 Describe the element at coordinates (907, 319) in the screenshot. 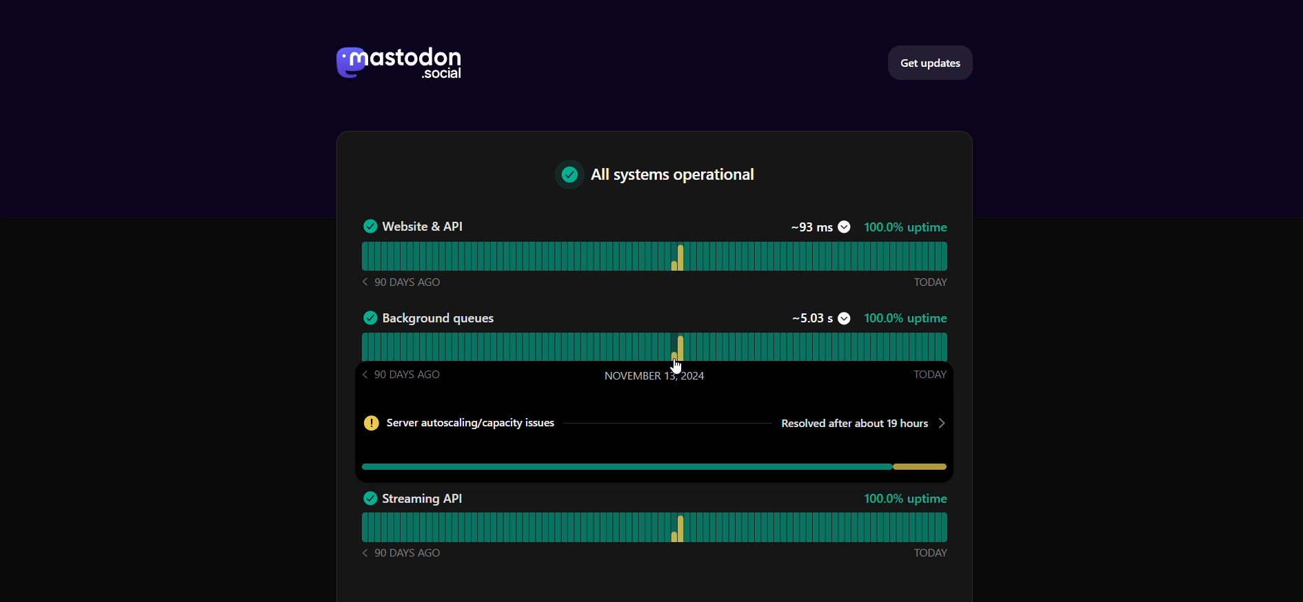

I see `100%` at that location.